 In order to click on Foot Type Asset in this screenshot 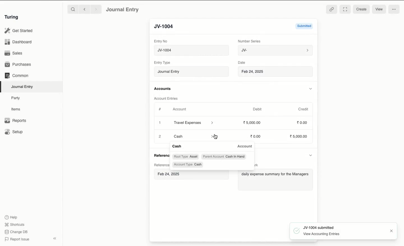, I will do `click(186, 156)`.